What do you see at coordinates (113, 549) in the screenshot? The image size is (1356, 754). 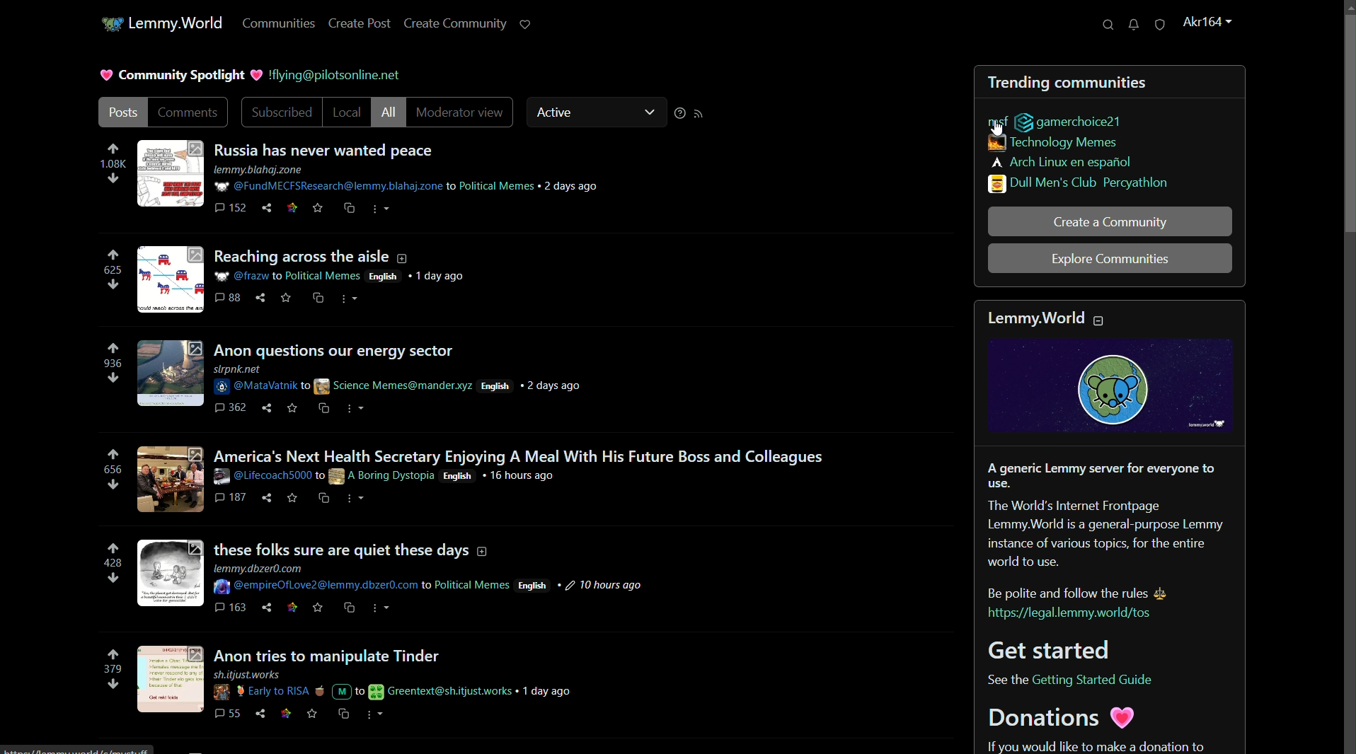 I see `upvote` at bounding box center [113, 549].